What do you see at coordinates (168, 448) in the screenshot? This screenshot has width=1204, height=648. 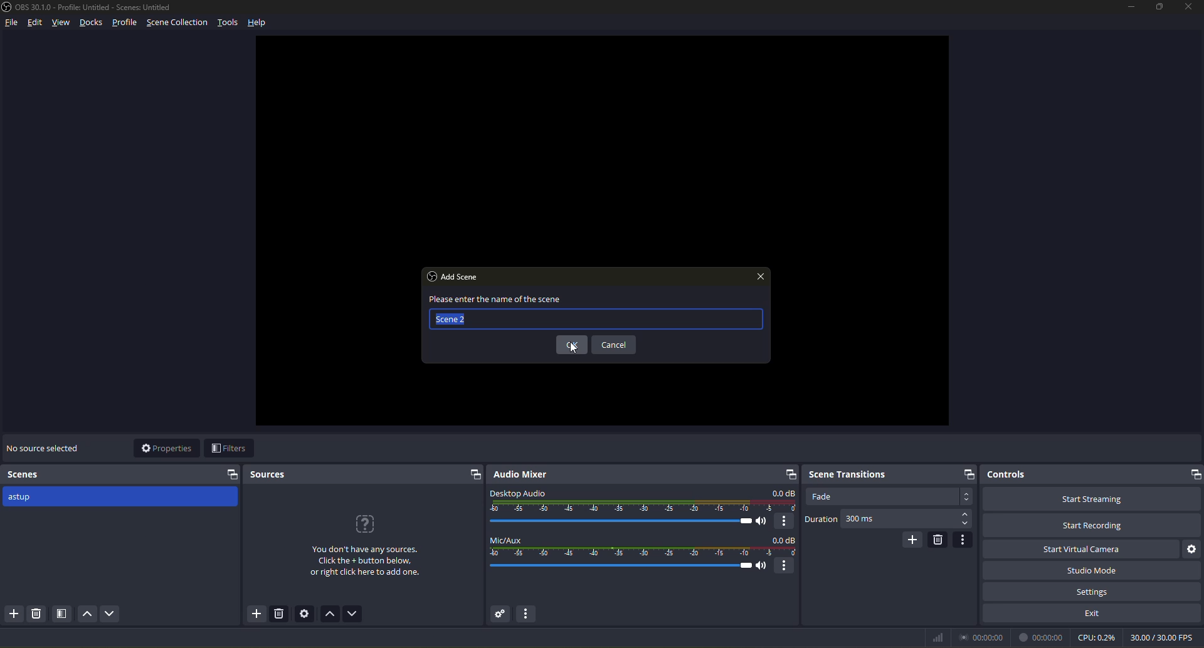 I see `properties` at bounding box center [168, 448].